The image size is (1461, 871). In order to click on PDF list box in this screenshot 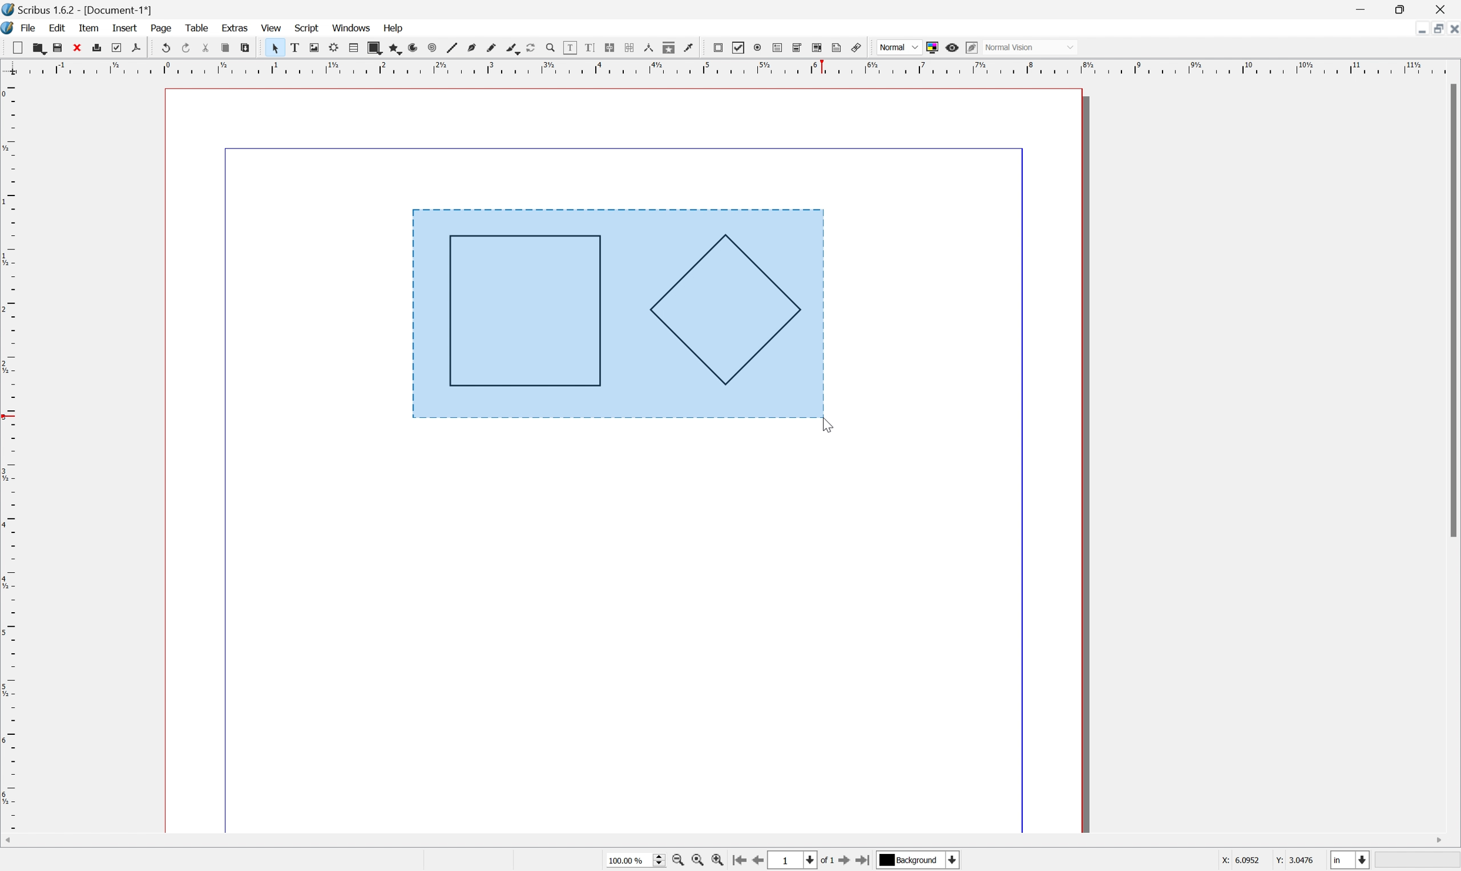, I will do `click(815, 47)`.